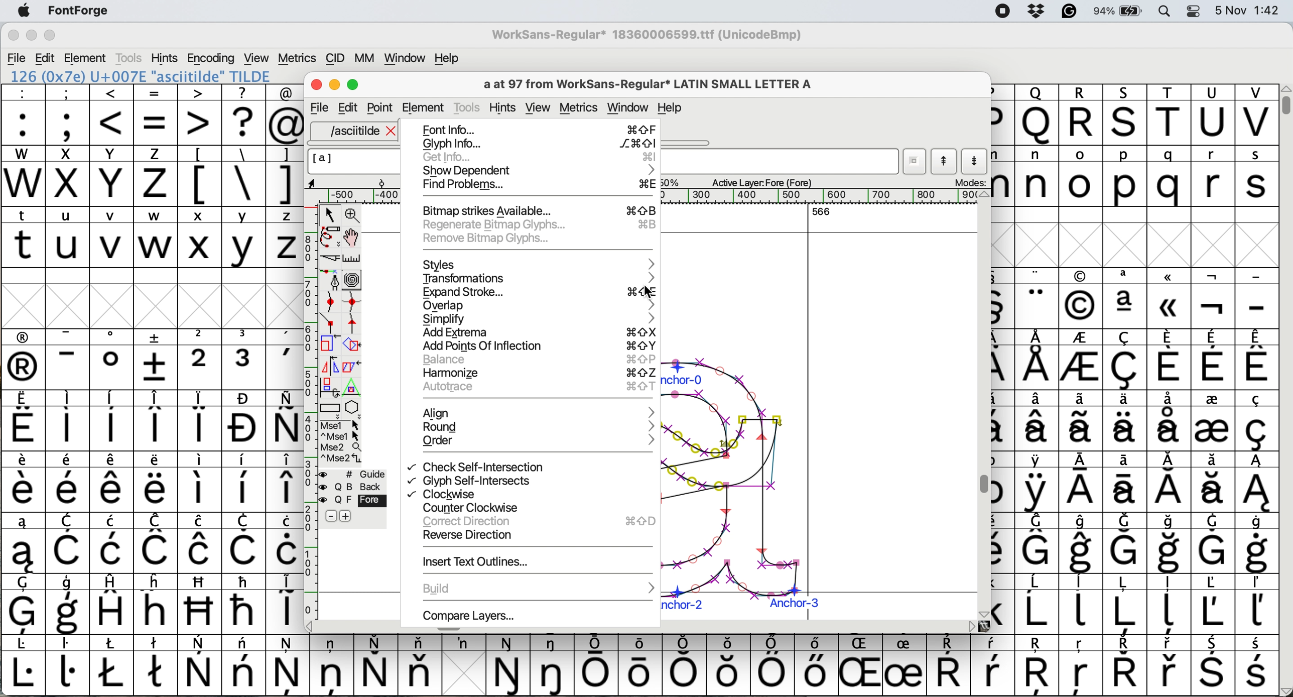 This screenshot has width=1293, height=697. What do you see at coordinates (317, 85) in the screenshot?
I see `Close` at bounding box center [317, 85].